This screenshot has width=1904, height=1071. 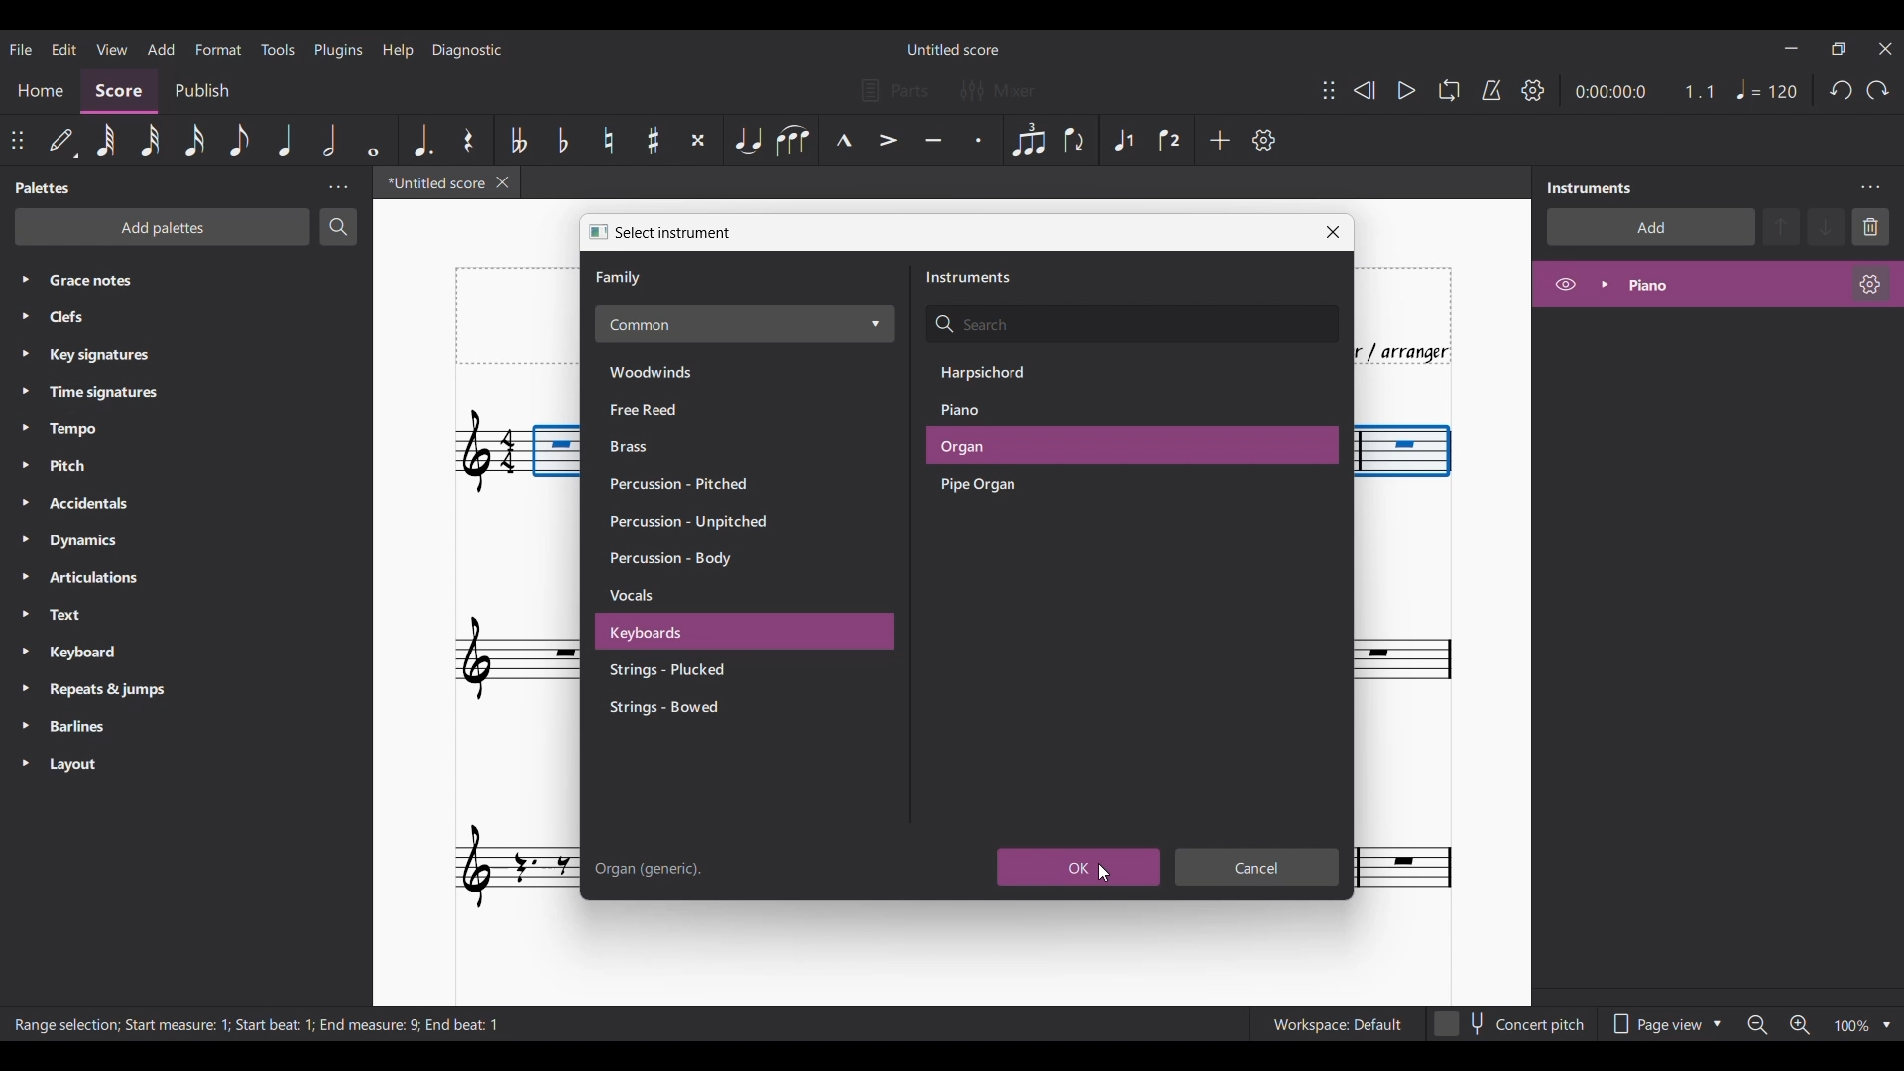 I want to click on View menu, so click(x=110, y=48).